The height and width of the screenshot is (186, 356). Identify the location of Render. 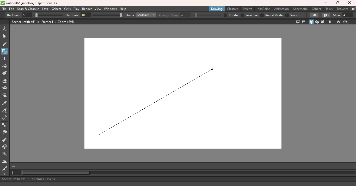
(87, 9).